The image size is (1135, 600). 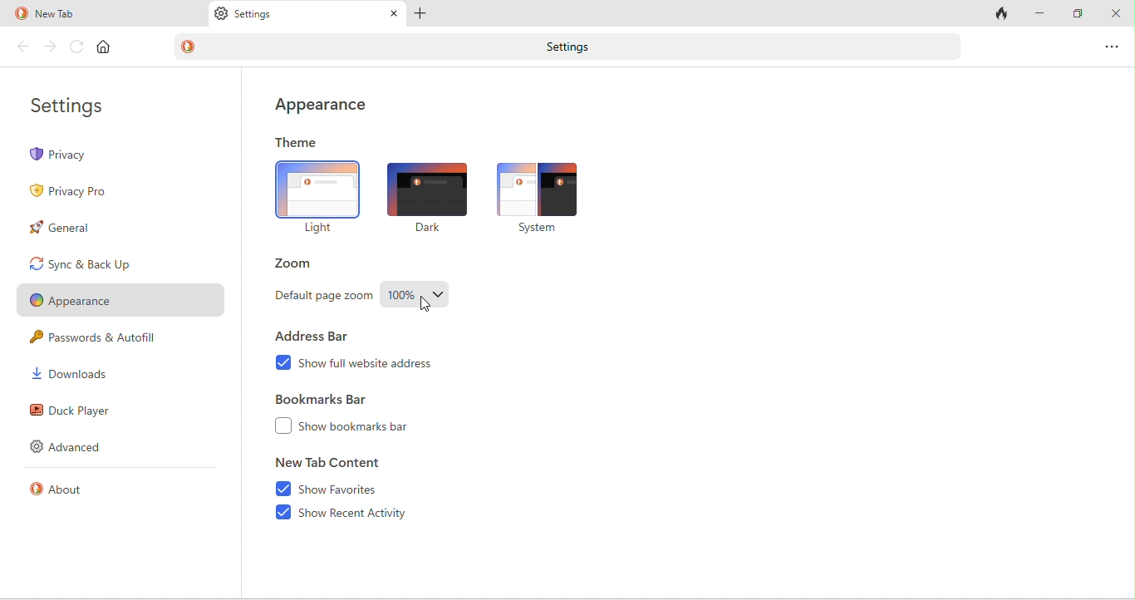 I want to click on System, so click(x=537, y=229).